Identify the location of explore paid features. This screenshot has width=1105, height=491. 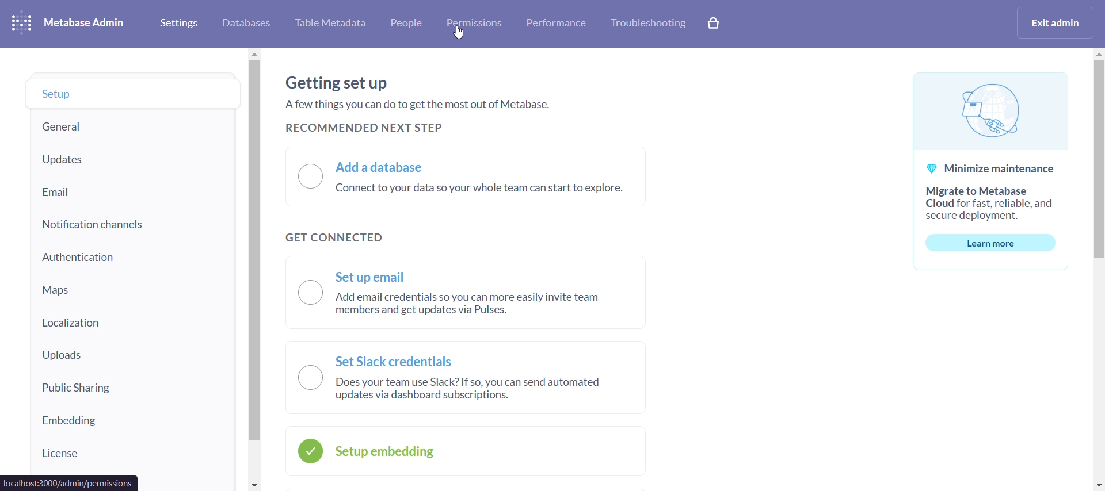
(715, 25).